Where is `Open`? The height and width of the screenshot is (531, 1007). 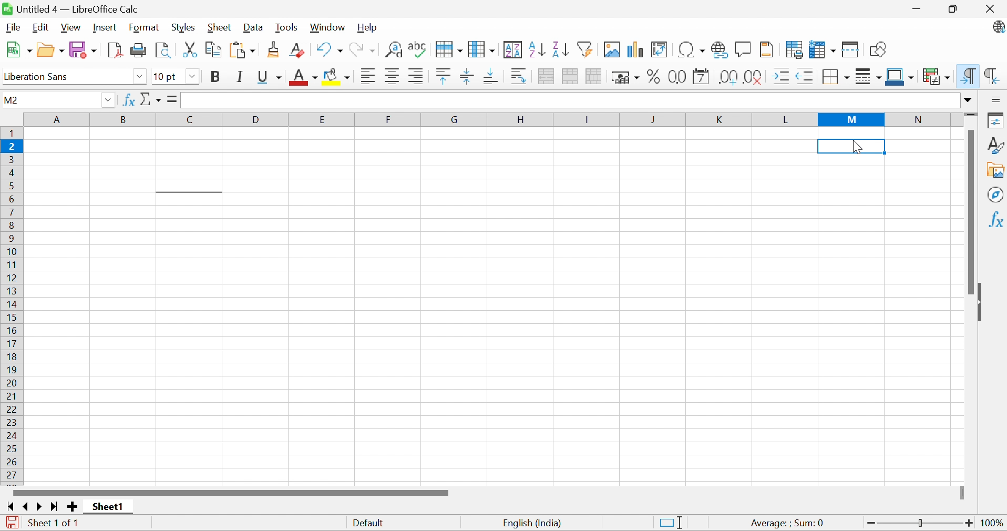
Open is located at coordinates (50, 50).